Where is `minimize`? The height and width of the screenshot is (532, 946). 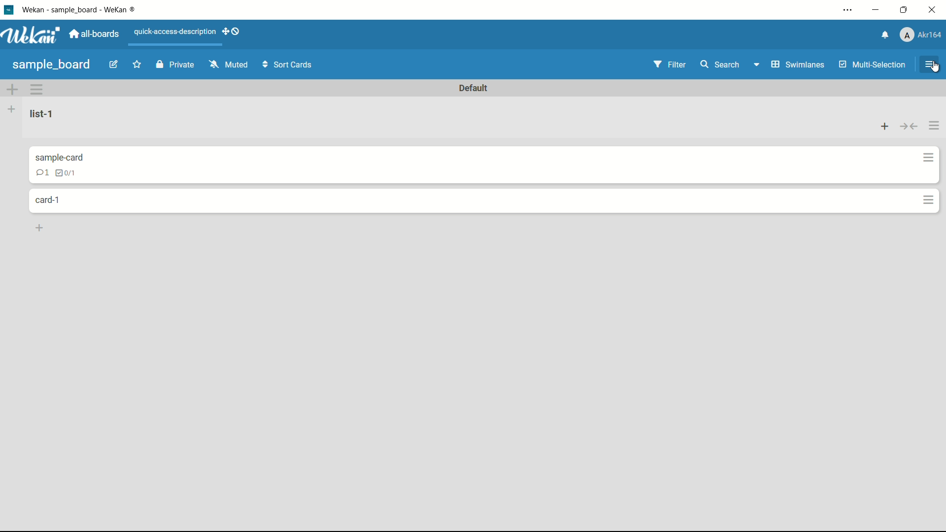 minimize is located at coordinates (878, 10).